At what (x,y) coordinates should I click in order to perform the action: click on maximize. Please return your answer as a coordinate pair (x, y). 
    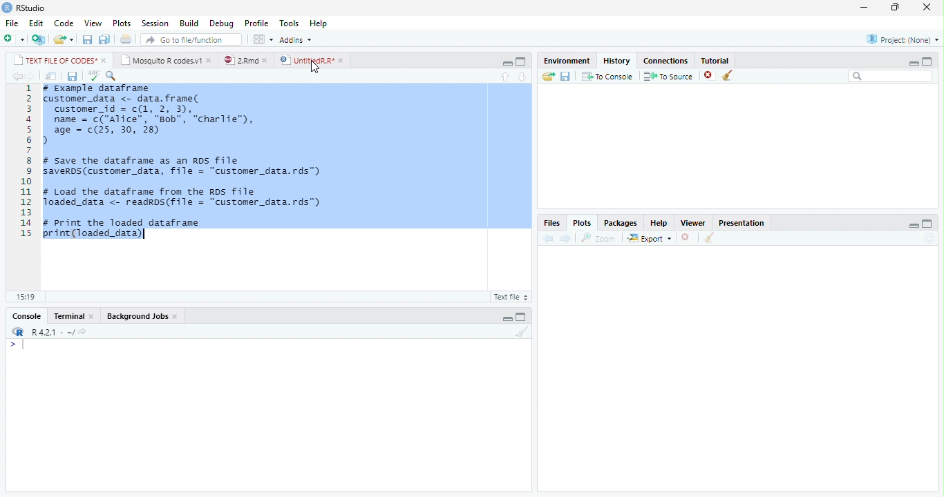
    Looking at the image, I should click on (520, 61).